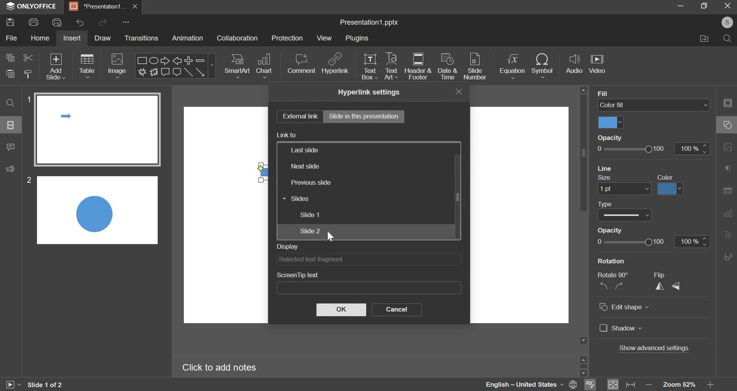 This screenshot has height=391, width=737. Describe the element at coordinates (682, 5) in the screenshot. I see `minimize` at that location.